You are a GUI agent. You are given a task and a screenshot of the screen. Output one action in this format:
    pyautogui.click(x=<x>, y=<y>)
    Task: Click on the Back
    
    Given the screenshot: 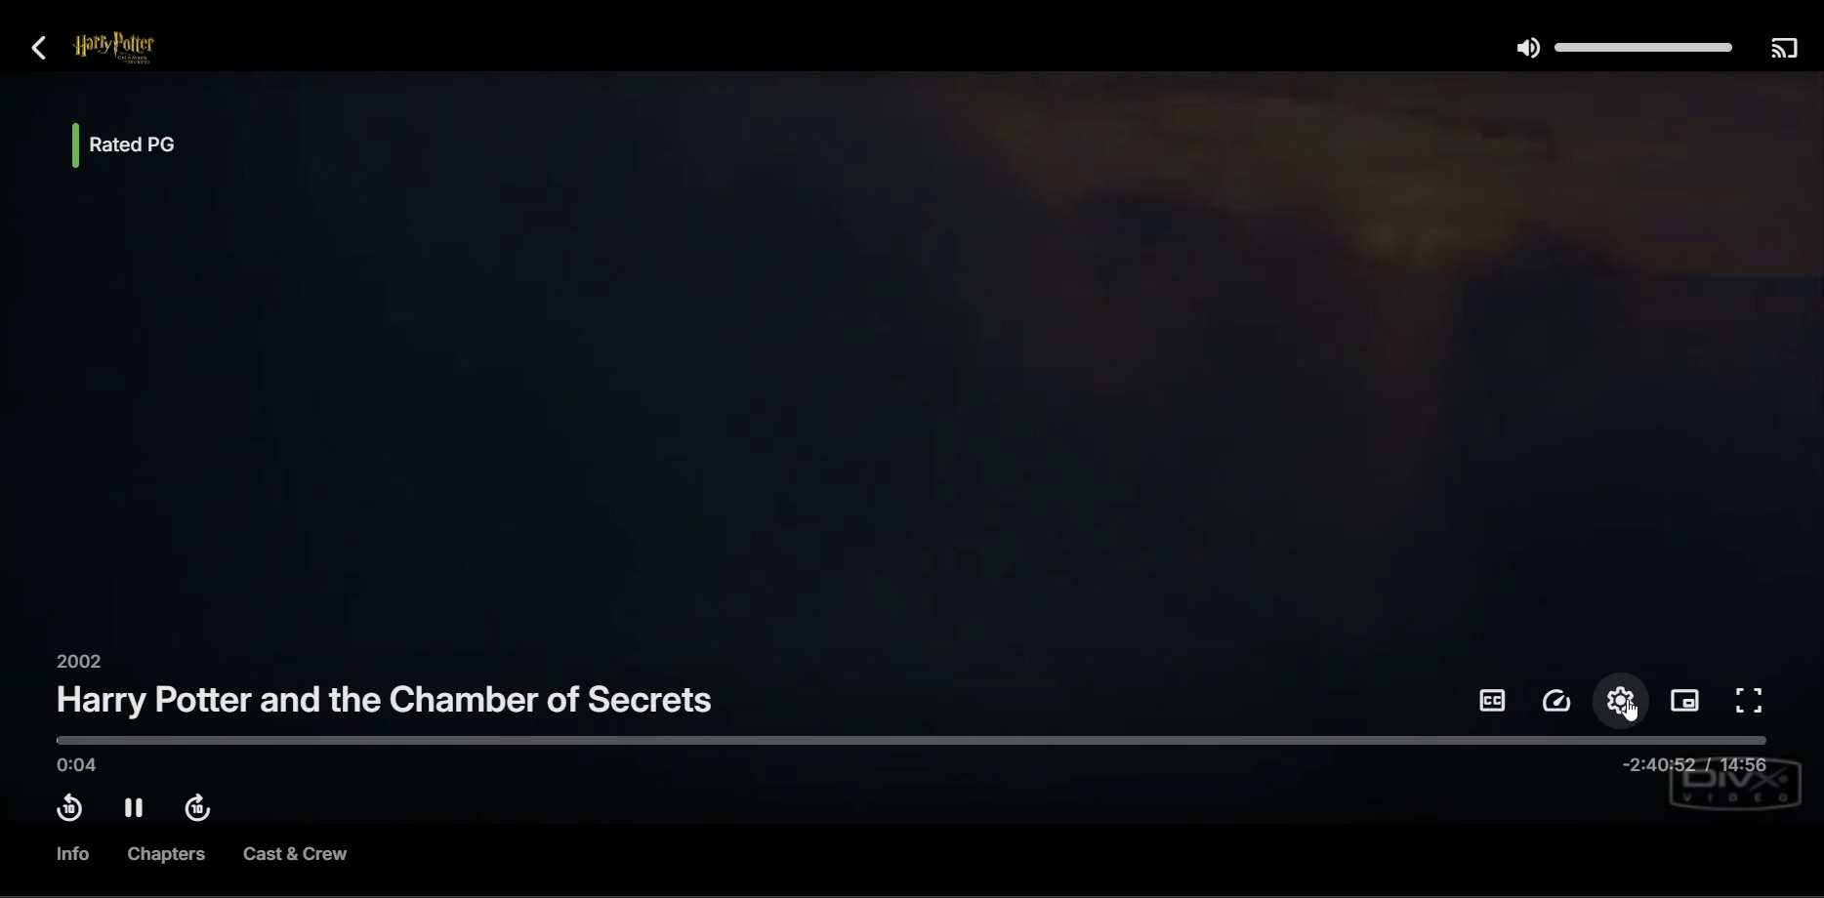 What is the action you would take?
    pyautogui.click(x=49, y=50)
    